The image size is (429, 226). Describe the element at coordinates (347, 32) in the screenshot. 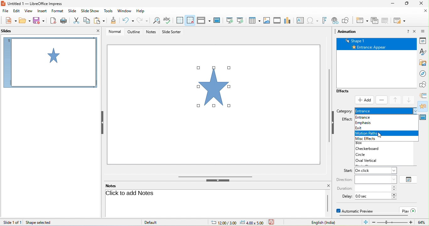

I see `animation` at that location.